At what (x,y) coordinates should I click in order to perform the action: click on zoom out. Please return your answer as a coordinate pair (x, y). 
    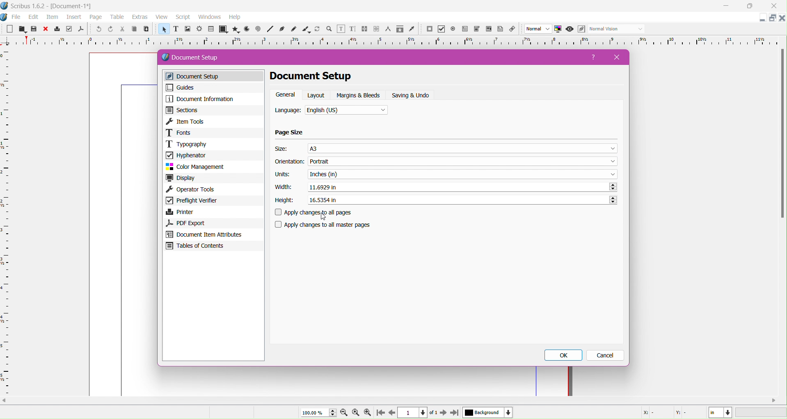
    Looking at the image, I should click on (345, 413).